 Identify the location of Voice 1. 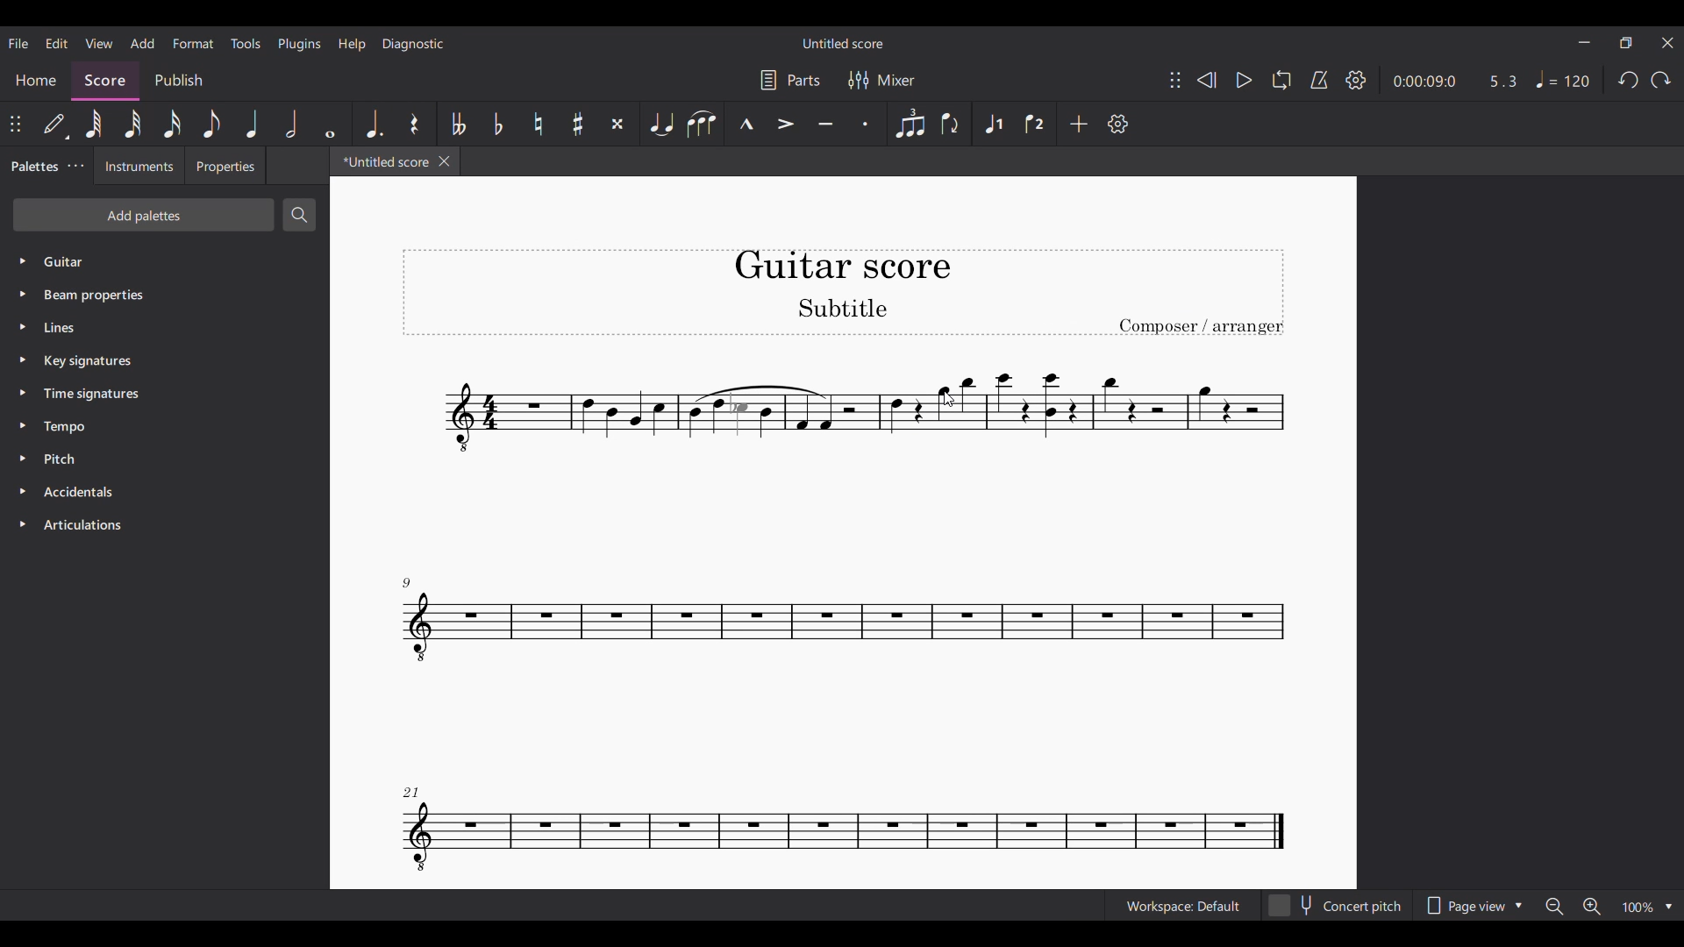
(993, 124).